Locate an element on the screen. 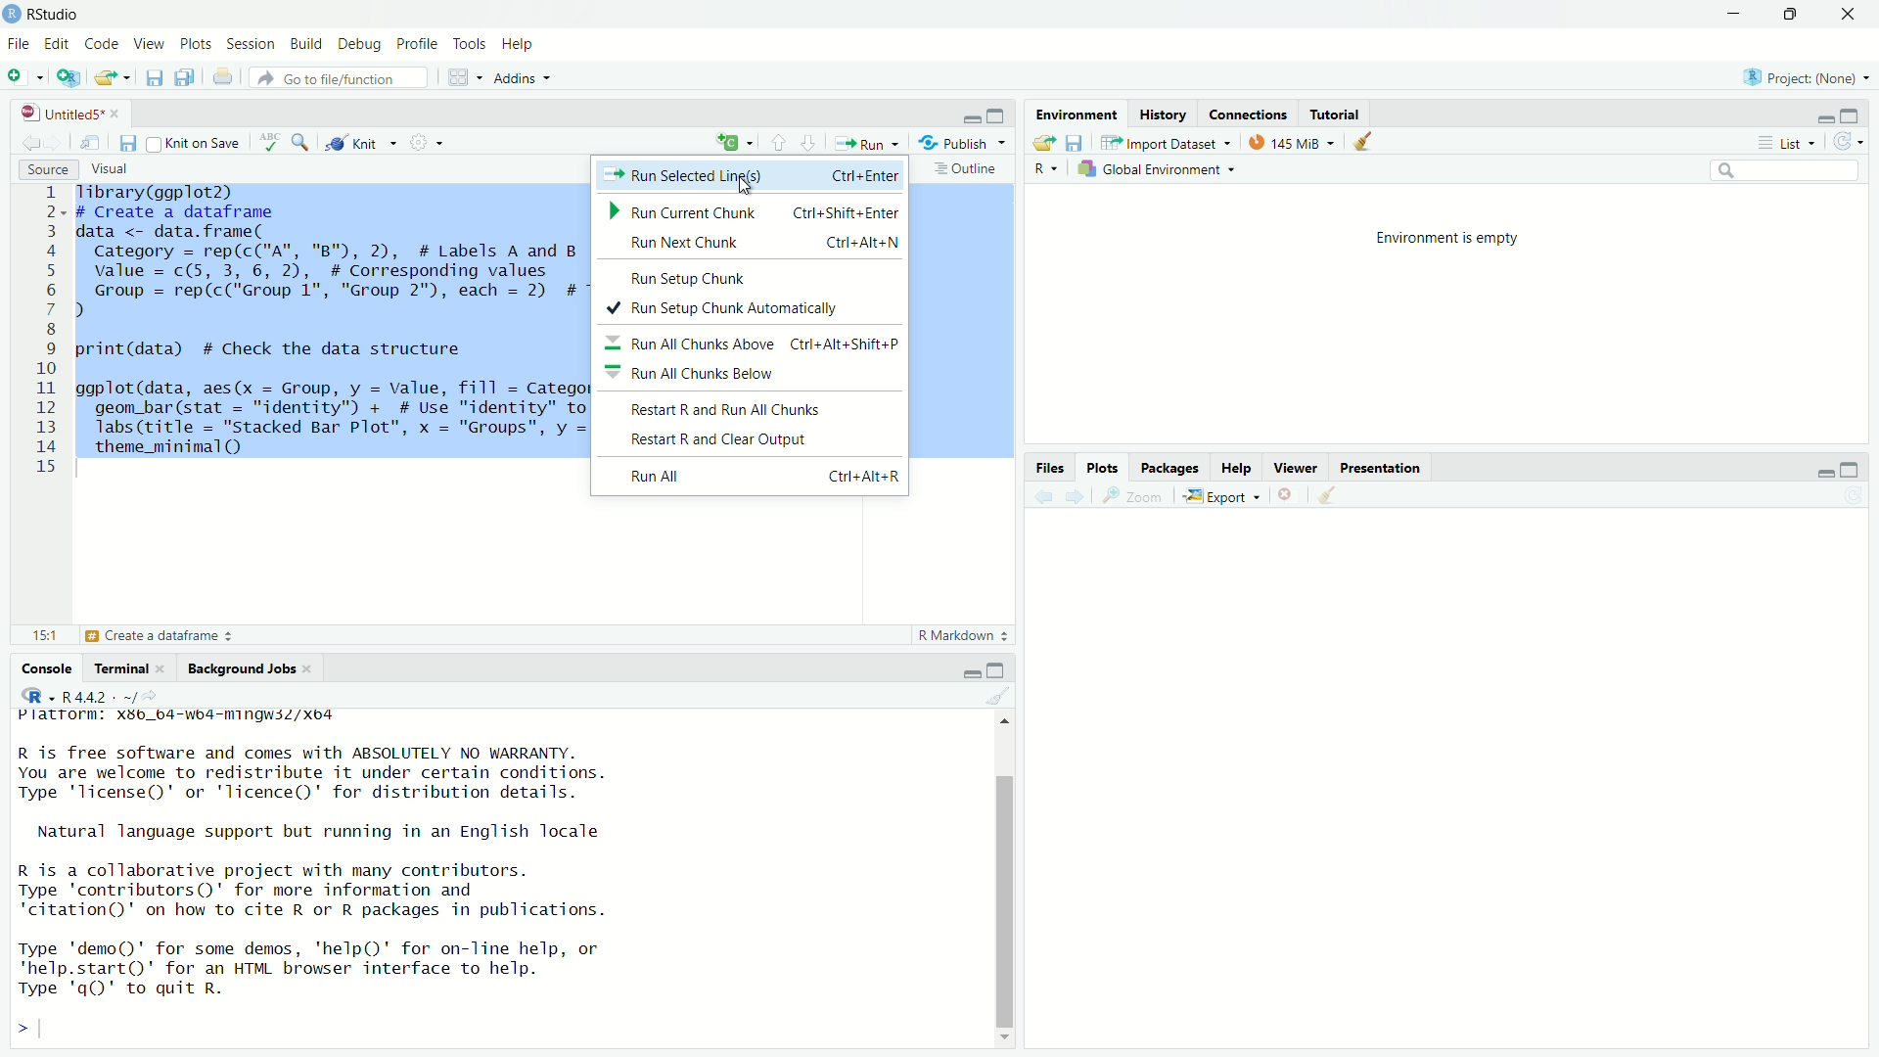 This screenshot has height=1057, width=1879. File is located at coordinates (21, 44).